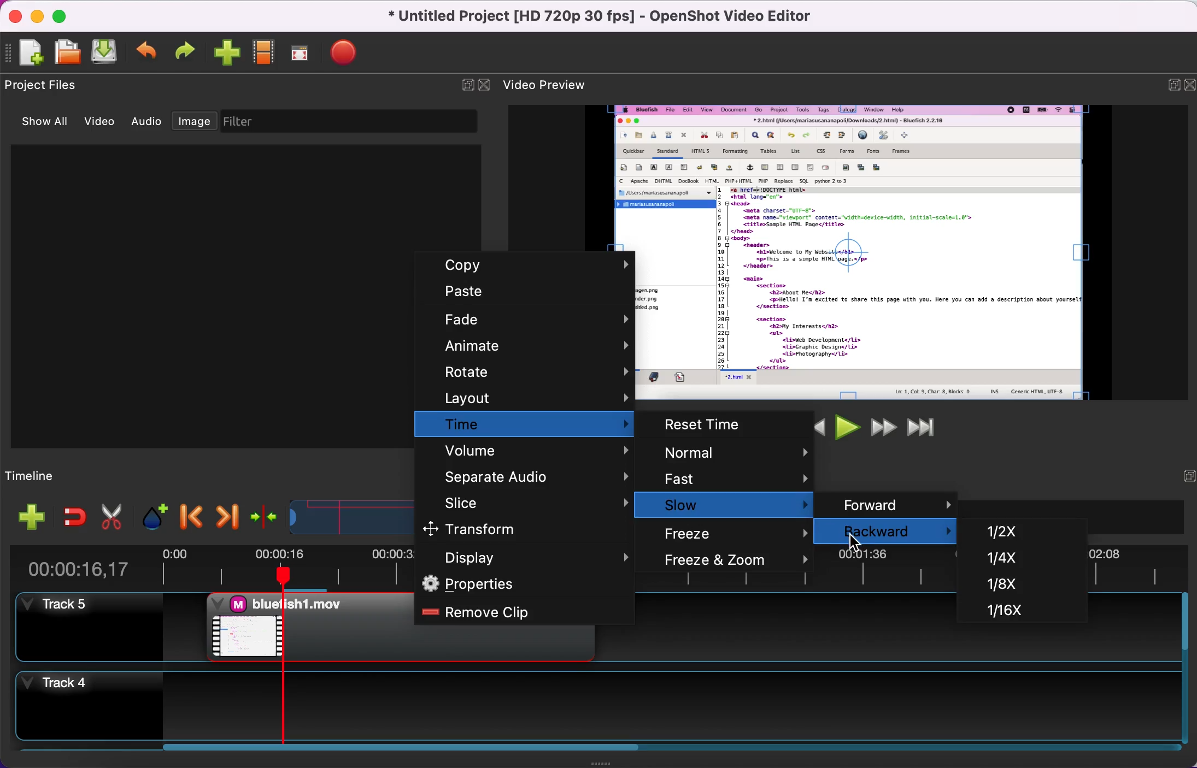  What do you see at coordinates (555, 83) in the screenshot?
I see `video preview` at bounding box center [555, 83].